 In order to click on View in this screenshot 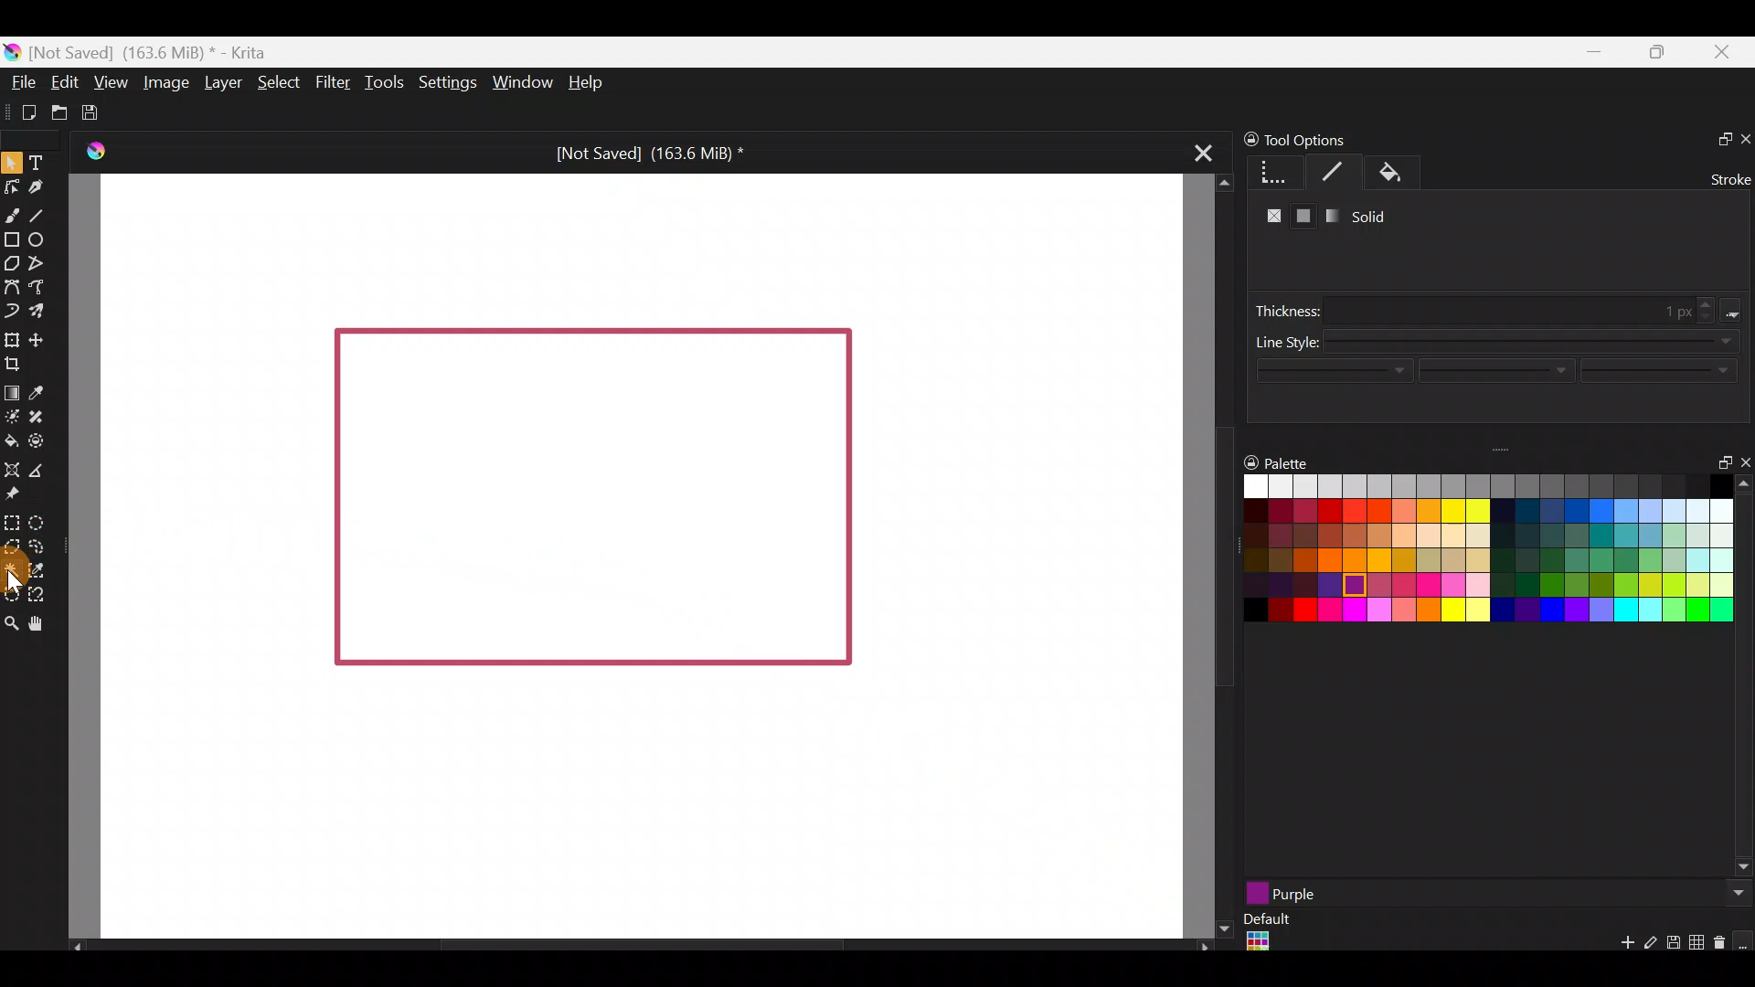, I will do `click(110, 80)`.